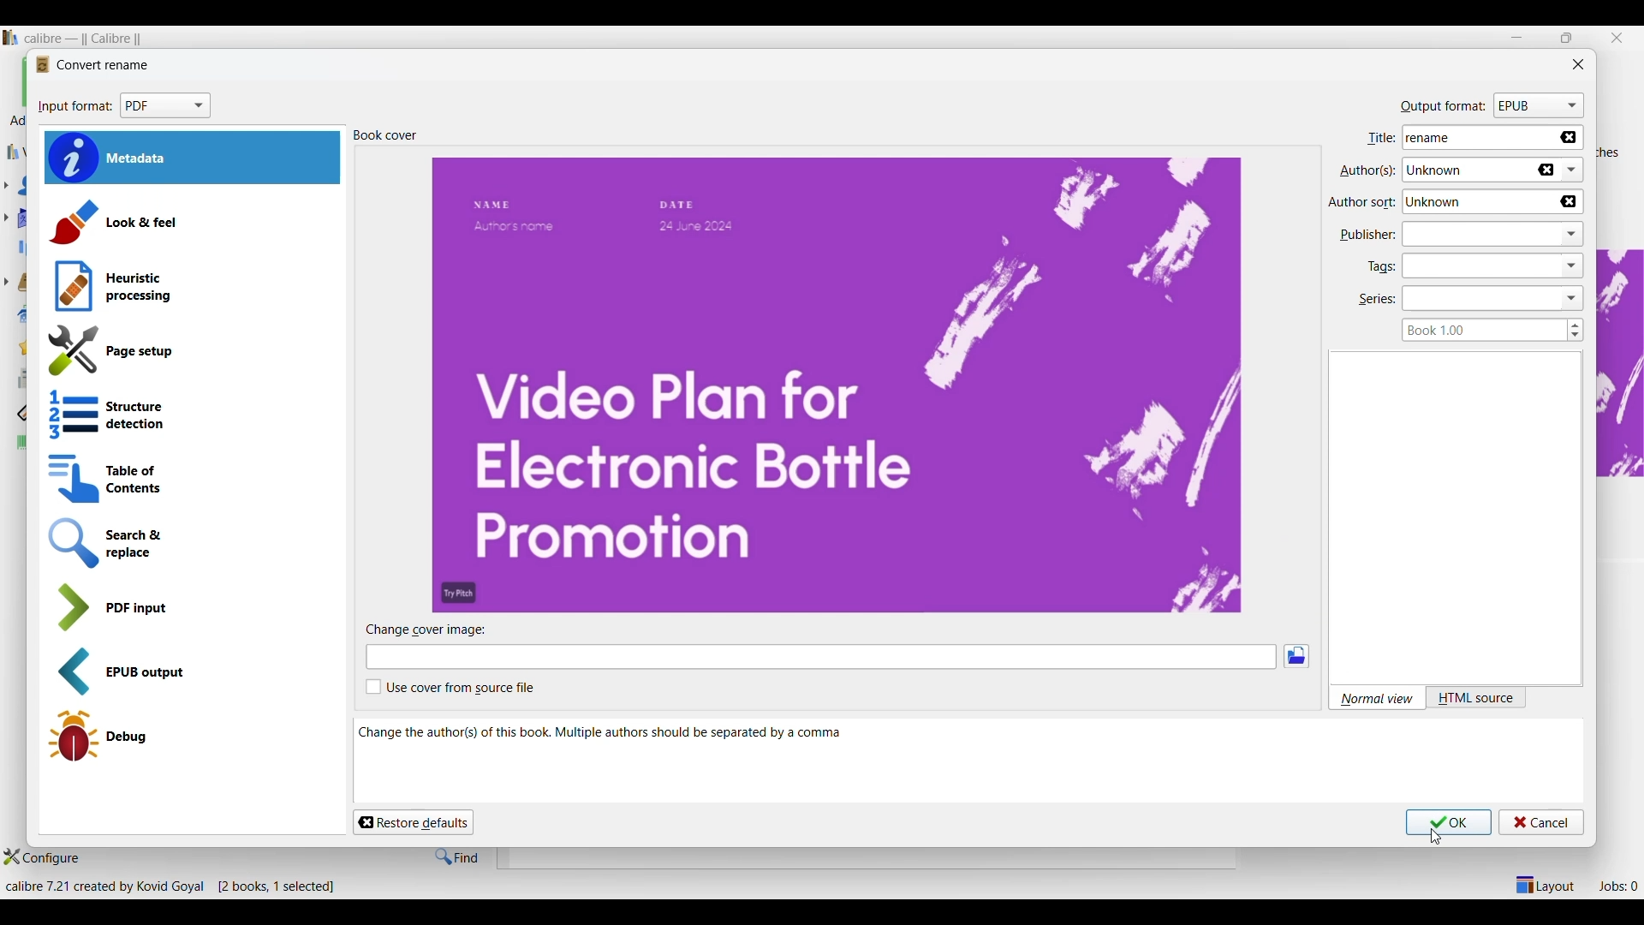 The width and height of the screenshot is (1644, 925). I want to click on EPUB output, so click(188, 672).